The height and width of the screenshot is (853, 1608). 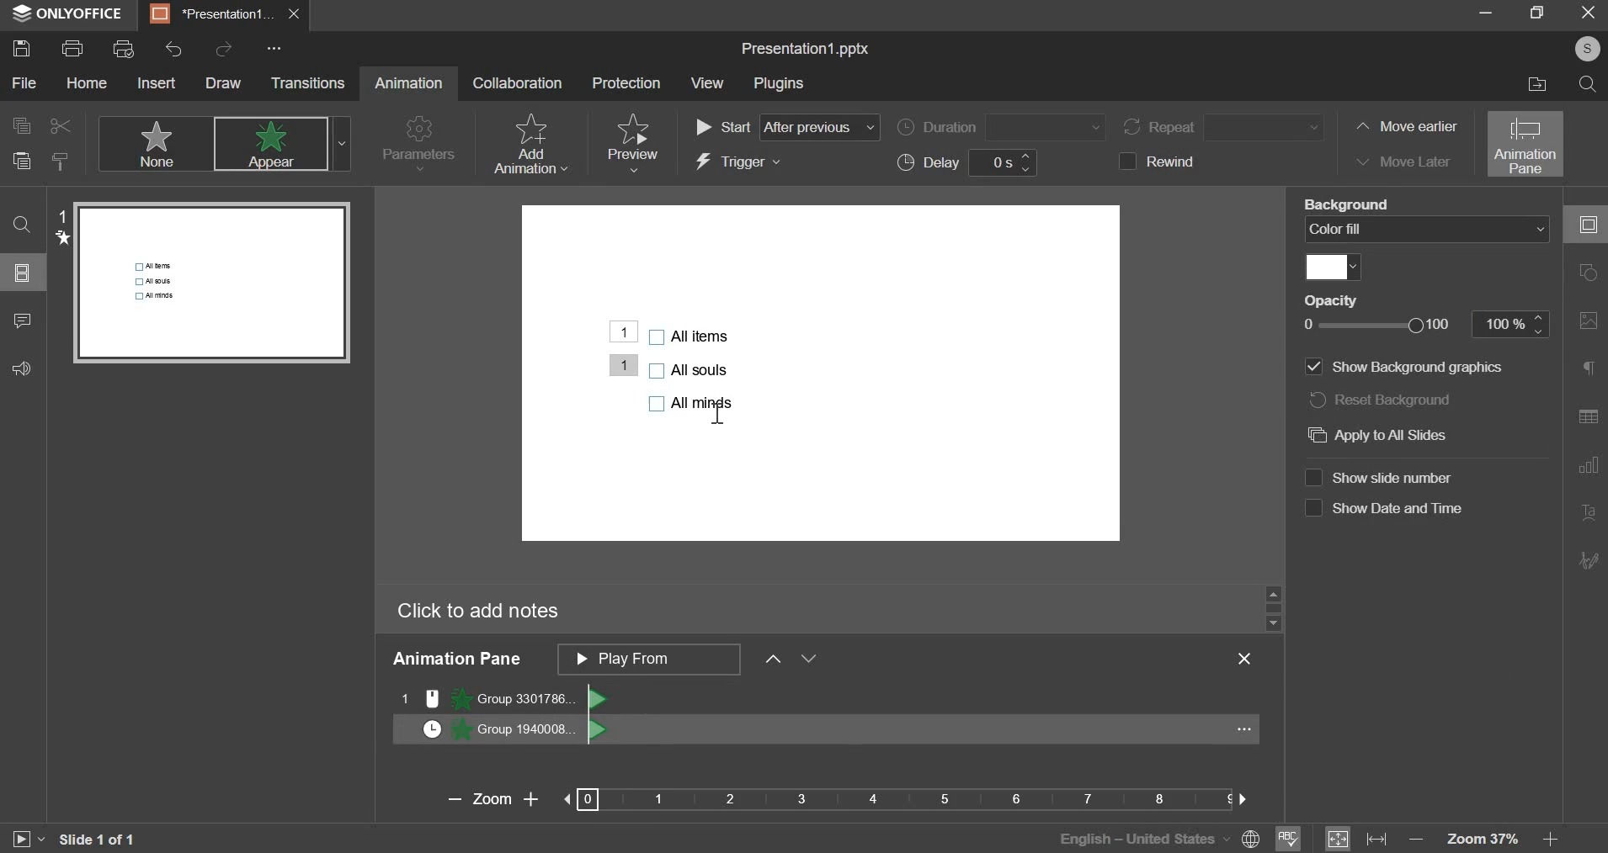 What do you see at coordinates (1588, 393) in the screenshot?
I see `right side bar` at bounding box center [1588, 393].